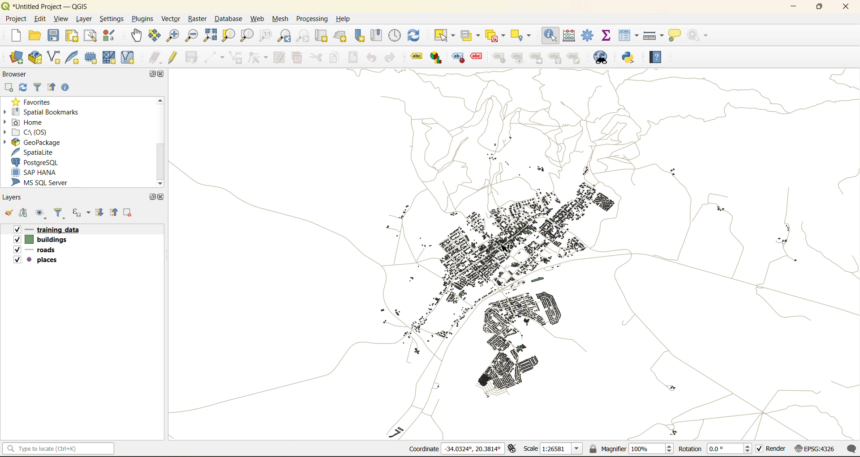 This screenshot has width=860, height=457. I want to click on filter by expression, so click(82, 212).